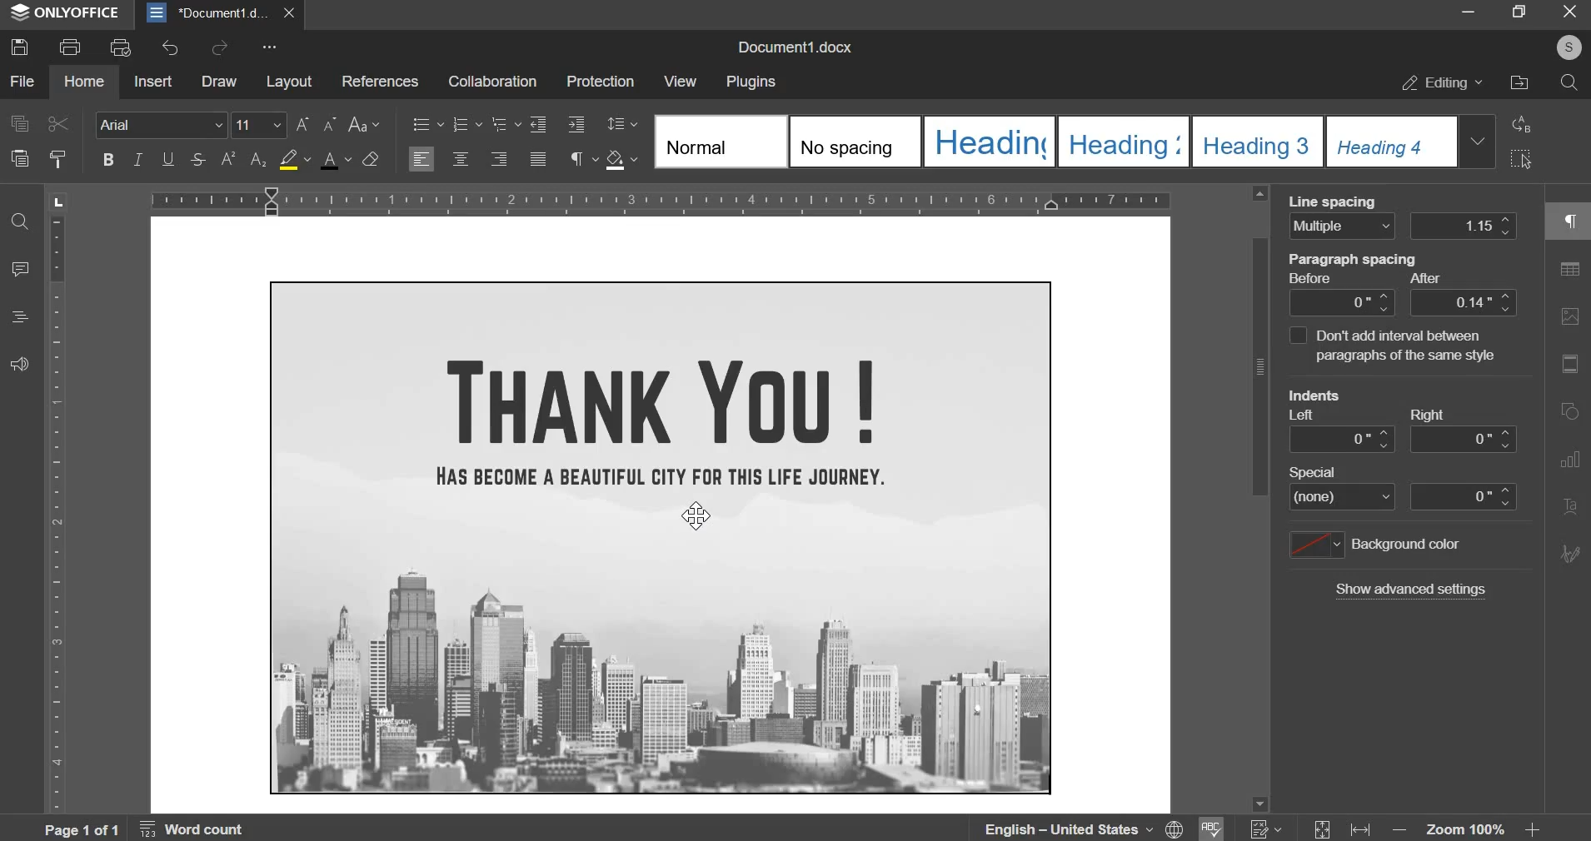 The height and width of the screenshot is (841, 1591). What do you see at coordinates (662, 199) in the screenshot?
I see `ruler` at bounding box center [662, 199].